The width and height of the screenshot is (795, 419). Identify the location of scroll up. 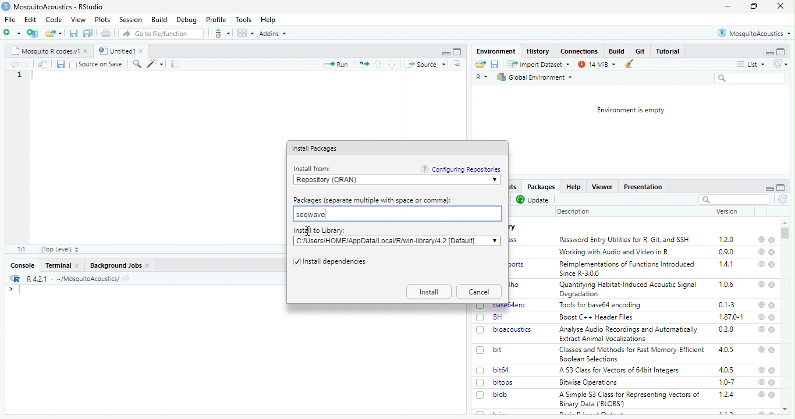
(785, 223).